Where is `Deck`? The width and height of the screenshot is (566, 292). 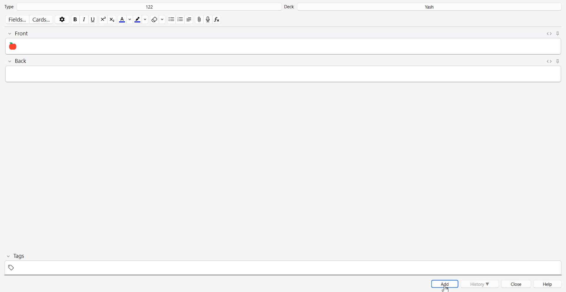
Deck is located at coordinates (423, 7).